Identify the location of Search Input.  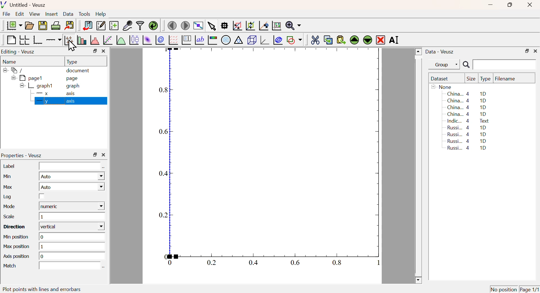
(505, 64).